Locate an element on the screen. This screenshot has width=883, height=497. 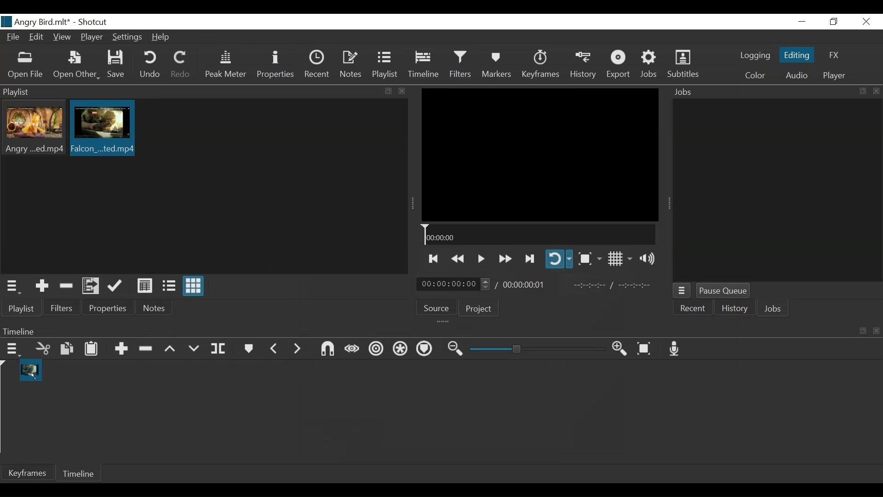
Toggle play or pause (Space) is located at coordinates (480, 260).